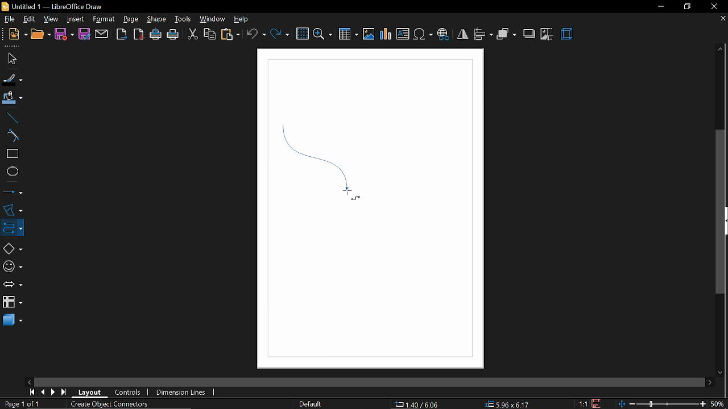 The width and height of the screenshot is (728, 409). What do you see at coordinates (311, 404) in the screenshot?
I see `Default` at bounding box center [311, 404].